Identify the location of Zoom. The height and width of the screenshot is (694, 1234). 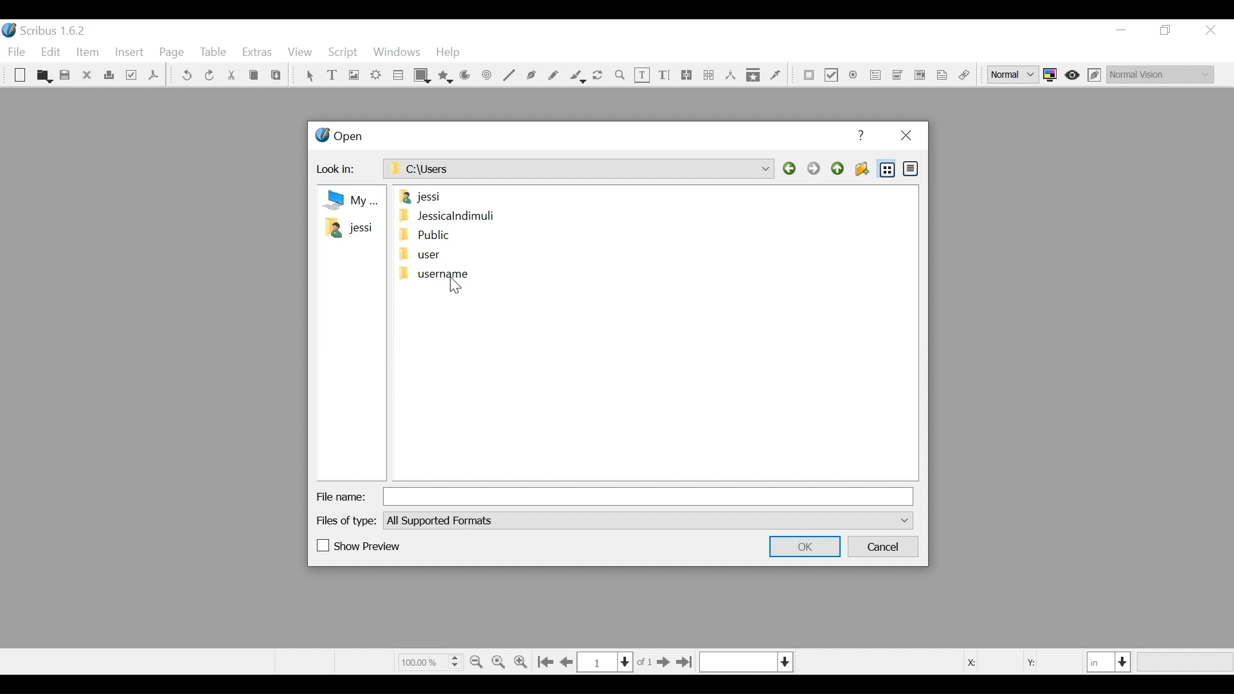
(620, 76).